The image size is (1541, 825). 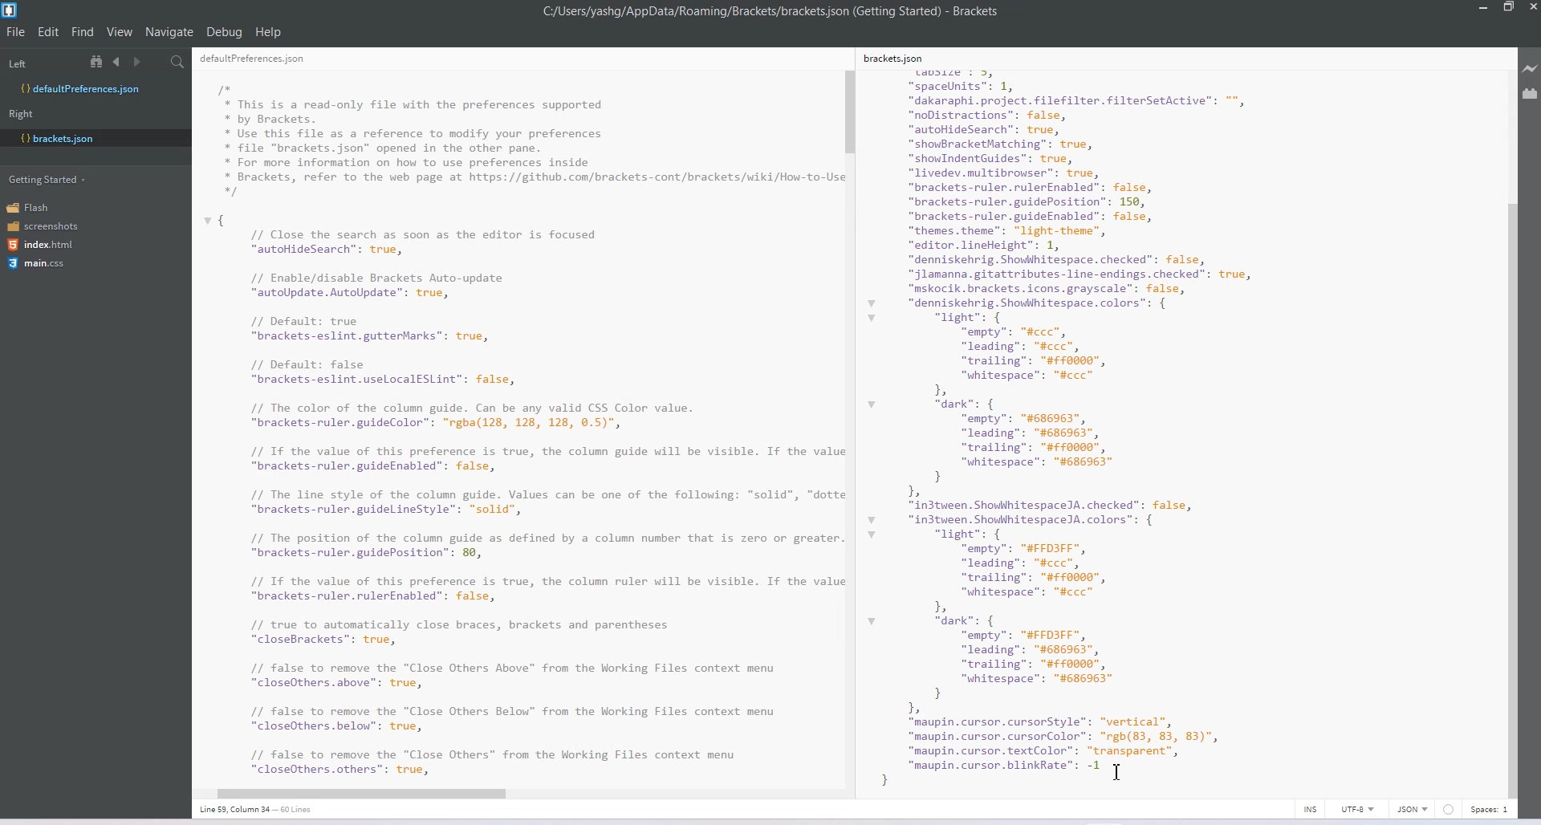 What do you see at coordinates (11, 10) in the screenshot?
I see `Logo` at bounding box center [11, 10].